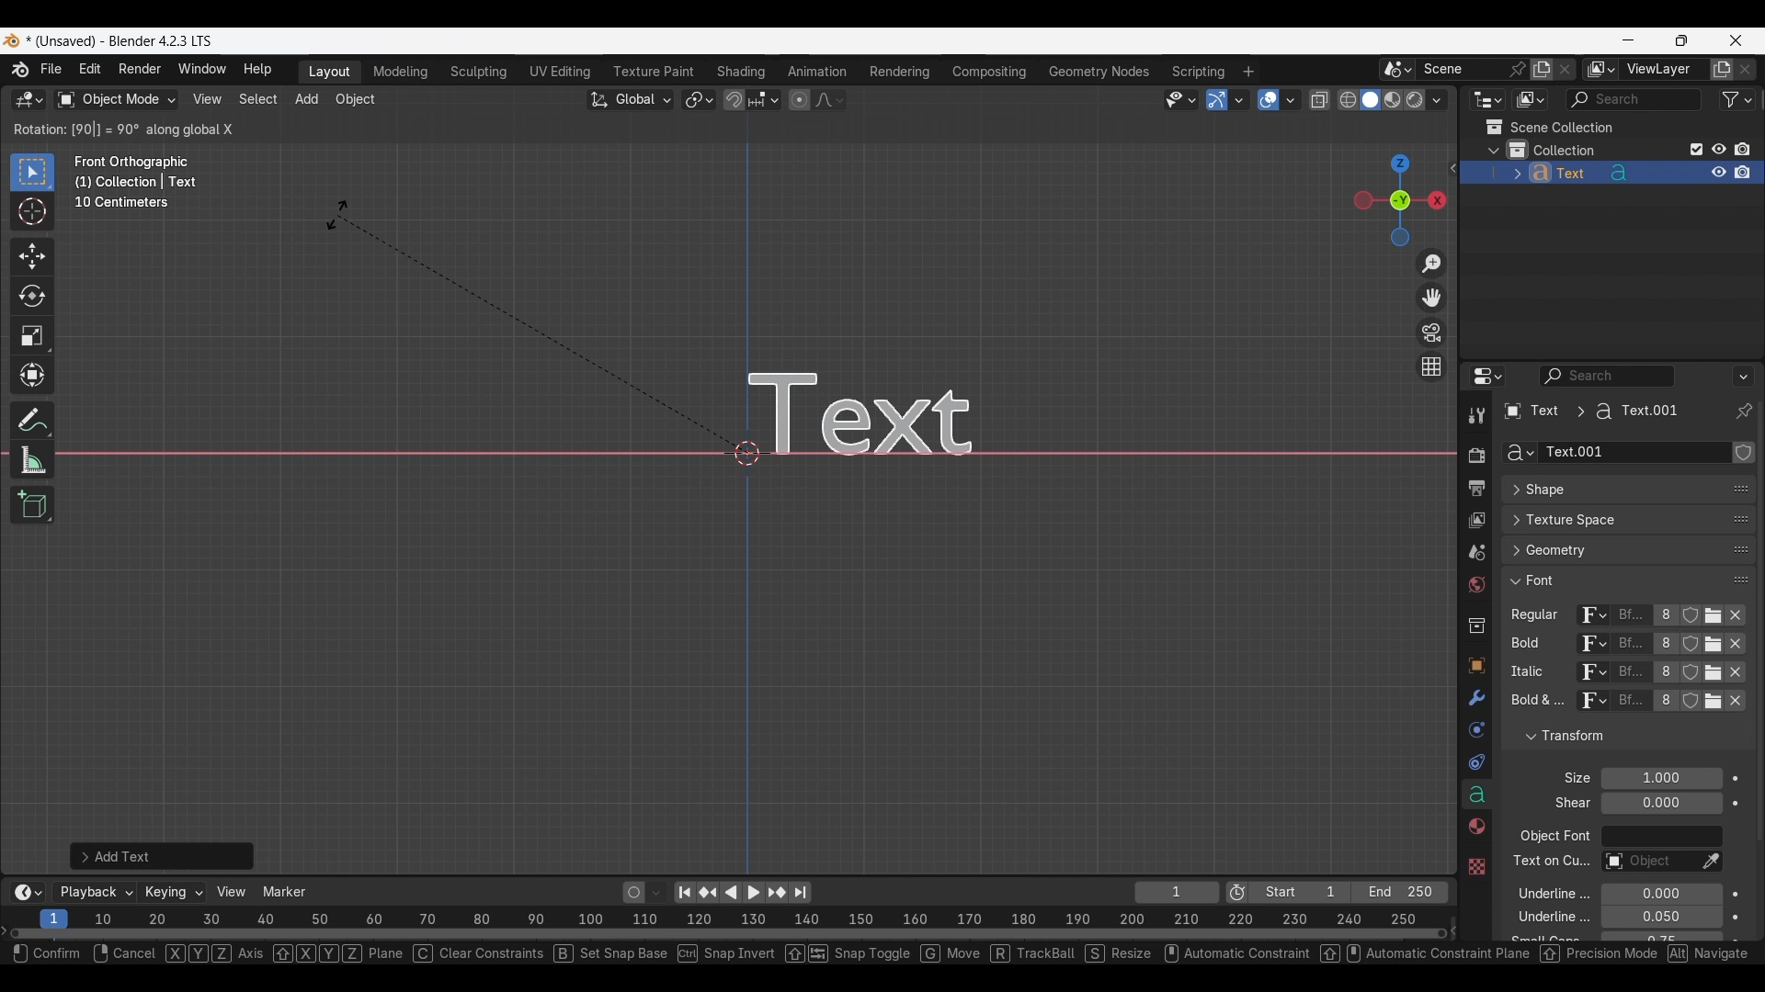 This screenshot has width=1765, height=992. Describe the element at coordinates (1742, 517) in the screenshot. I see `change position` at that location.